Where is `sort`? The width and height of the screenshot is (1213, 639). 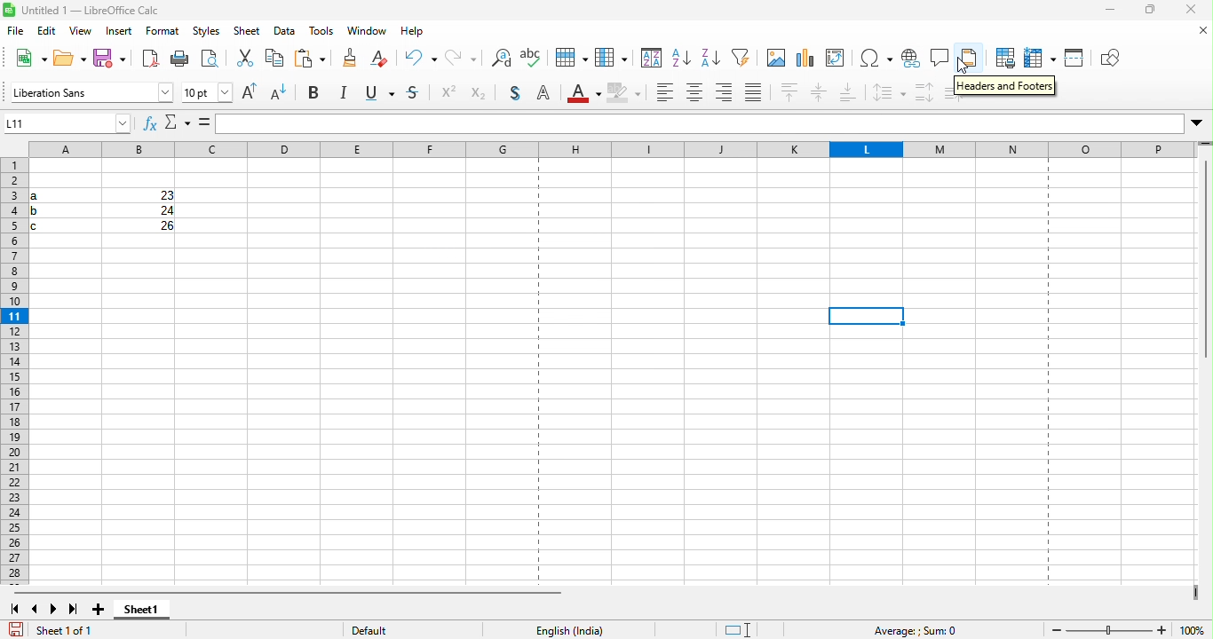 sort is located at coordinates (612, 58).